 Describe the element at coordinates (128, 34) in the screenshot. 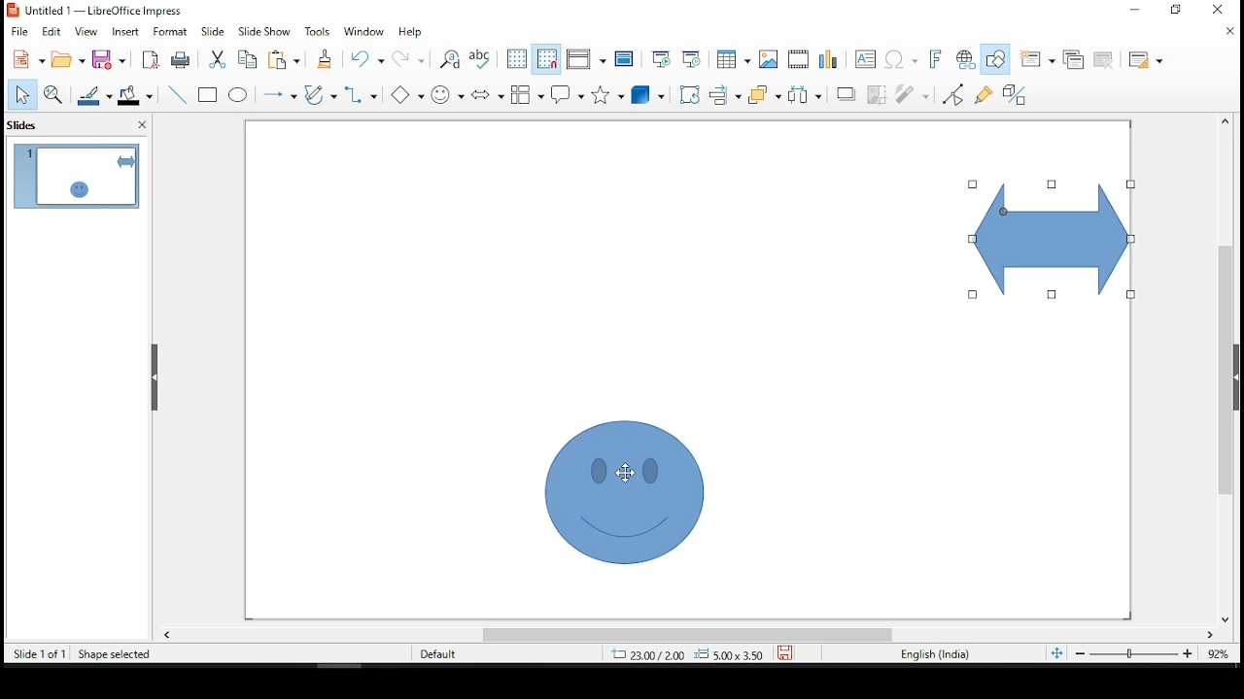

I see `insert` at that location.